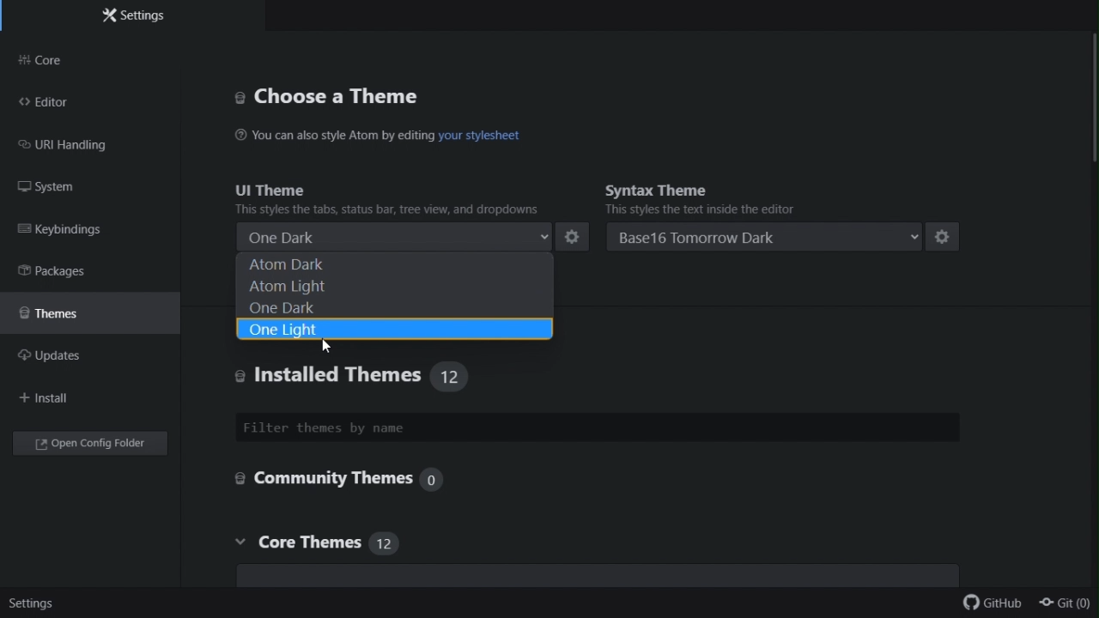 This screenshot has height=618, width=1099. I want to click on System, so click(68, 188).